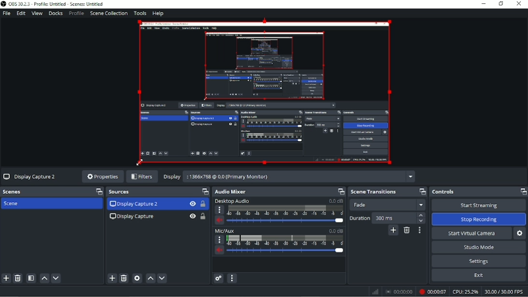 This screenshot has height=297, width=528. Describe the element at coordinates (139, 162) in the screenshot. I see `Cursor` at that location.